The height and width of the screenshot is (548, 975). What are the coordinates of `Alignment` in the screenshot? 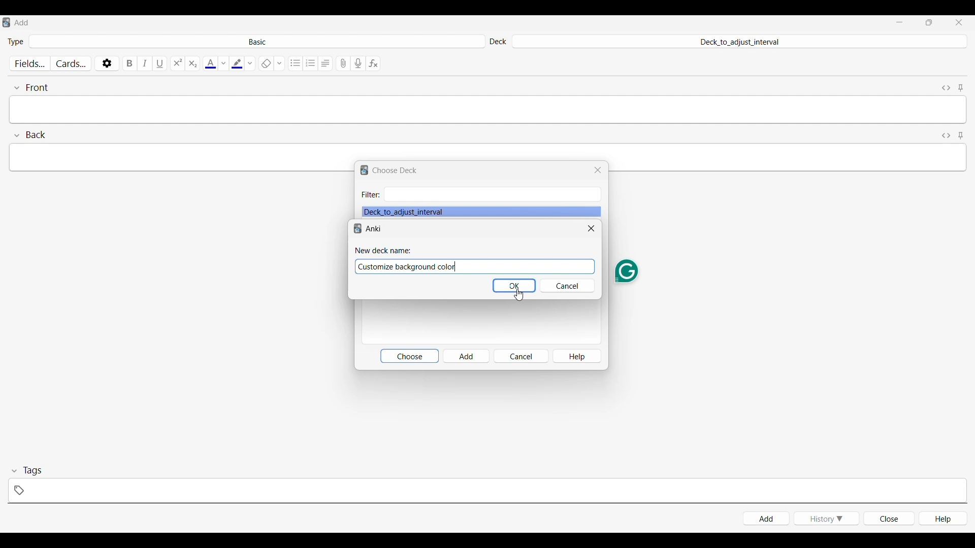 It's located at (326, 63).